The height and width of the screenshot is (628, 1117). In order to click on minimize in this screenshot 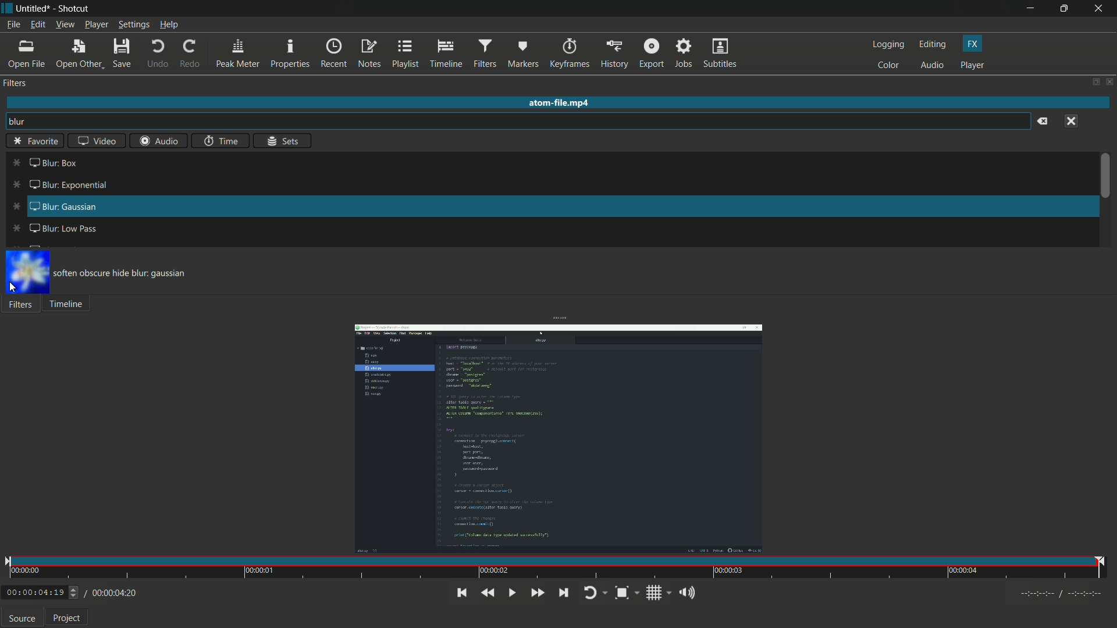, I will do `click(1034, 9)`.